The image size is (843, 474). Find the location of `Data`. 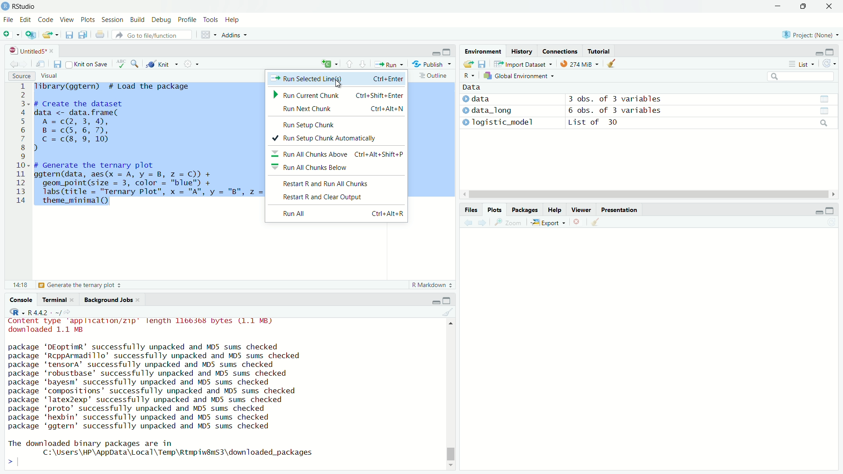

Data is located at coordinates (470, 86).